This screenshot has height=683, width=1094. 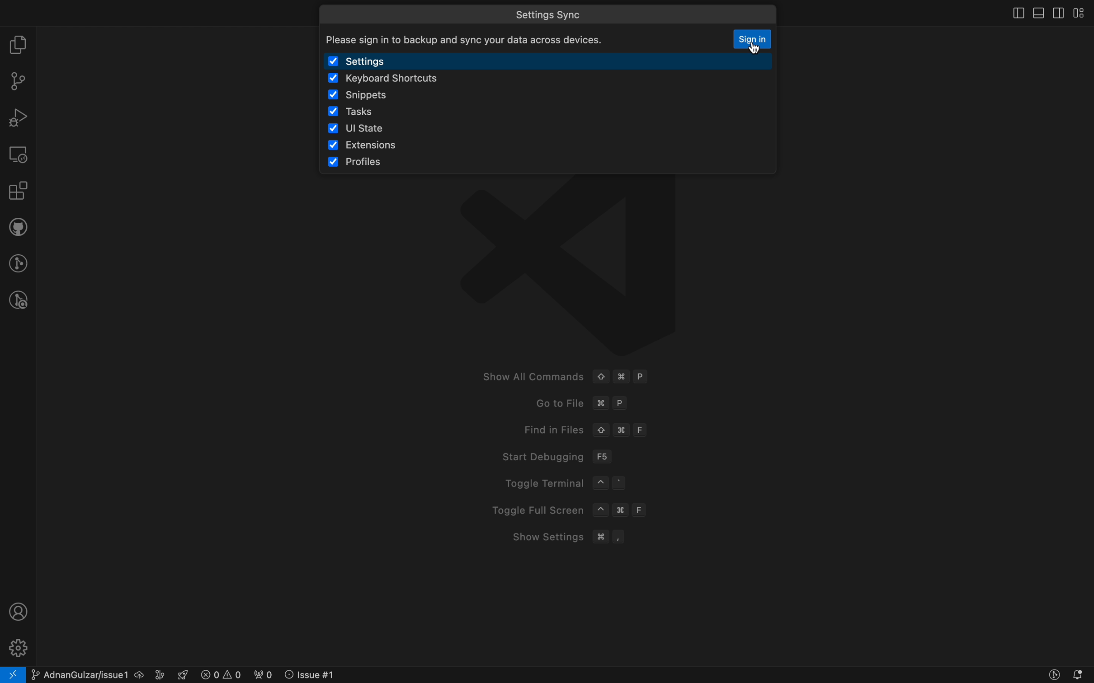 What do you see at coordinates (18, 262) in the screenshot?
I see `gitlens` at bounding box center [18, 262].